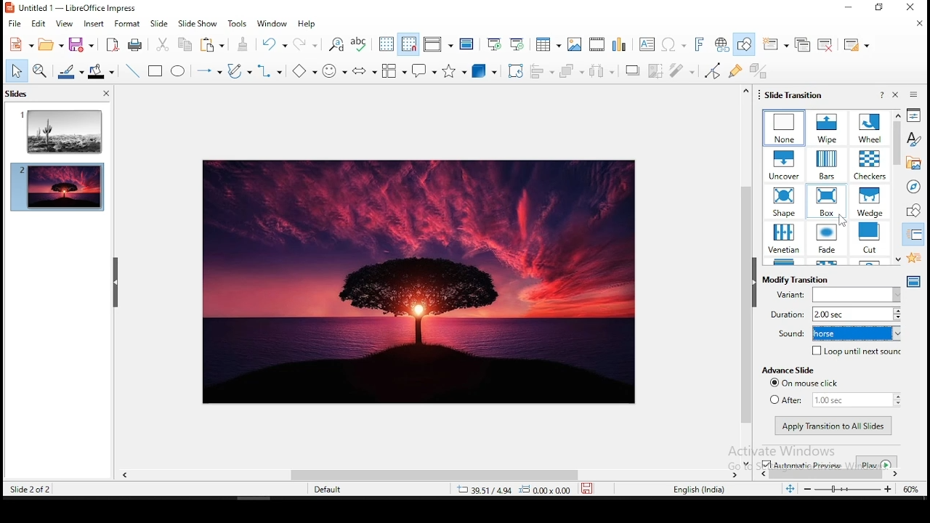 The width and height of the screenshot is (930, 523). Describe the element at coordinates (825, 164) in the screenshot. I see `transition effects` at that location.